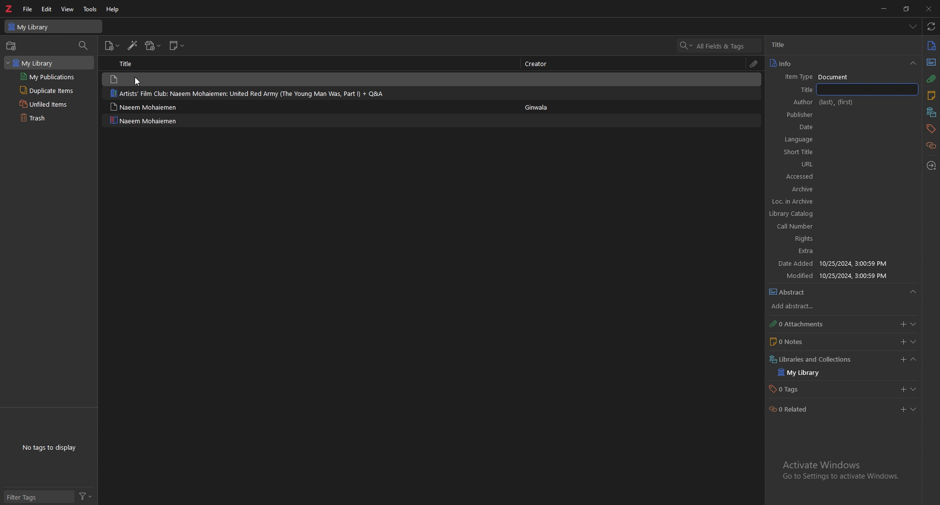 This screenshot has height=505, width=940. Describe the element at coordinates (36, 62) in the screenshot. I see `library` at that location.